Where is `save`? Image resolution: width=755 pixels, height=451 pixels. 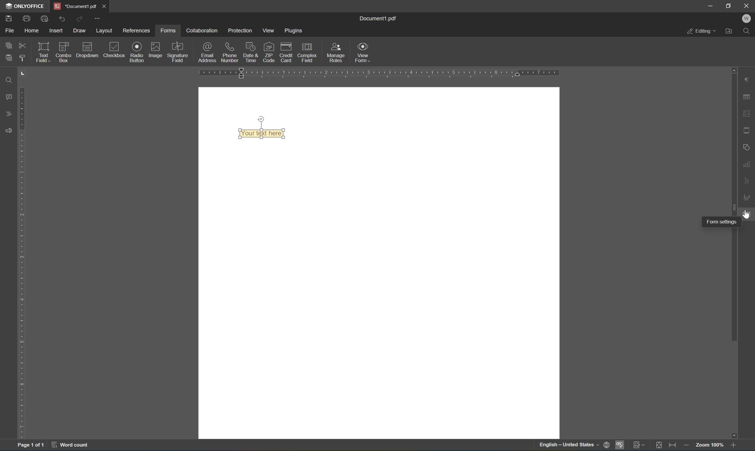
save is located at coordinates (9, 19).